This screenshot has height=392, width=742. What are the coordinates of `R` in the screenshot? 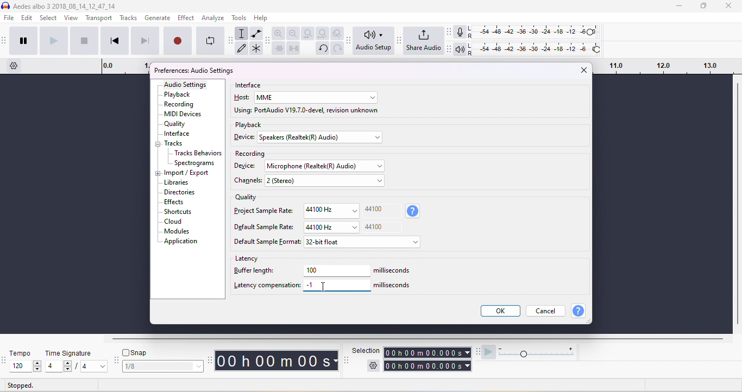 It's located at (471, 37).